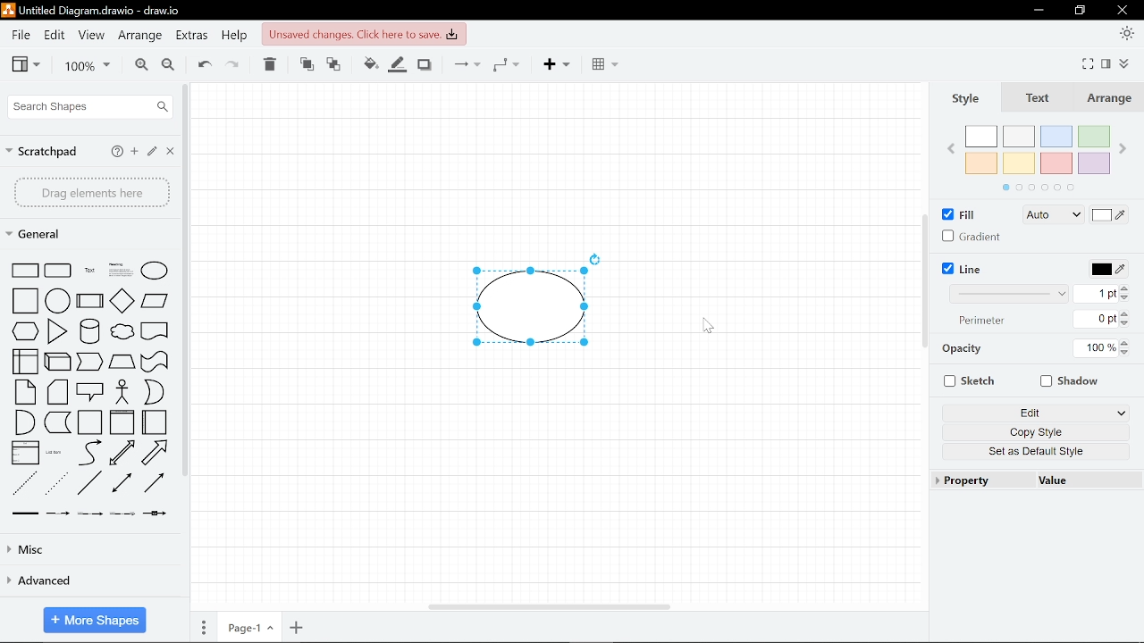 Image resolution: width=1144 pixels, height=643 pixels. What do you see at coordinates (1063, 480) in the screenshot?
I see `value` at bounding box center [1063, 480].